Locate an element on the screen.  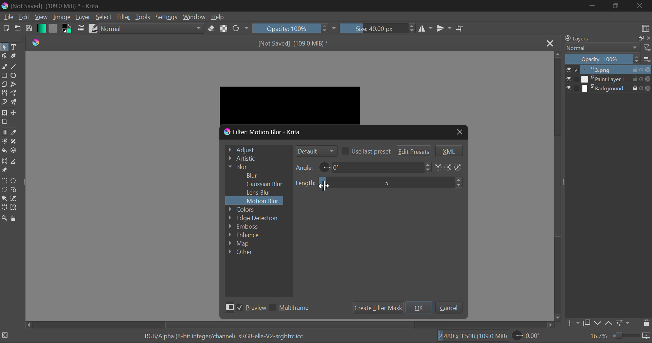
Fill is located at coordinates (4, 150).